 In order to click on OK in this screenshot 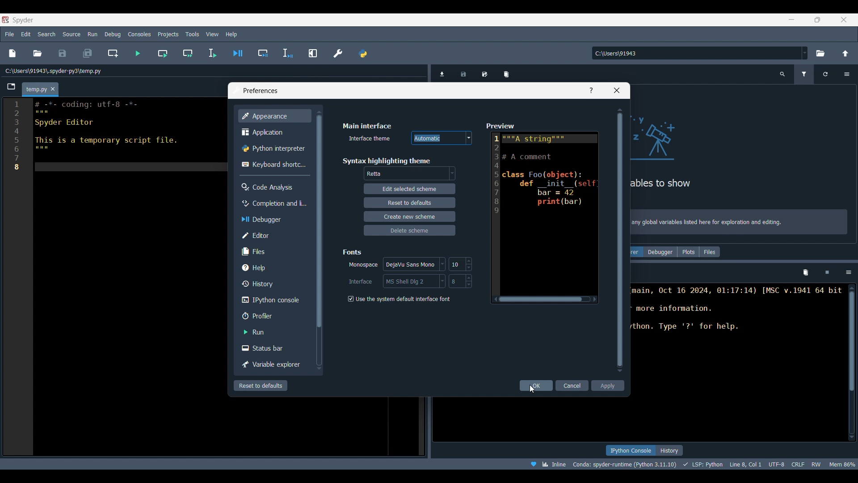, I will do `click(537, 386)`.